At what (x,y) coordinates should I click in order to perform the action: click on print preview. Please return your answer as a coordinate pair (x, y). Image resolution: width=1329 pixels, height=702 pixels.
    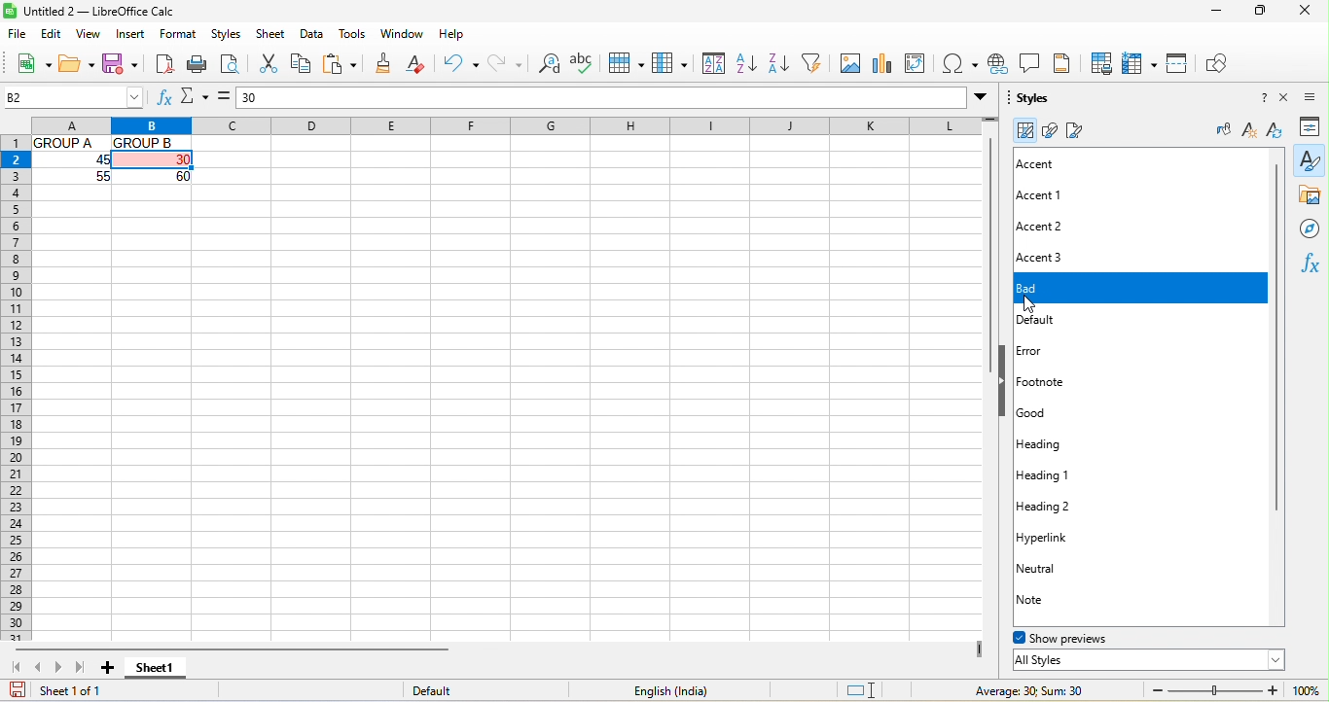
    Looking at the image, I should click on (230, 65).